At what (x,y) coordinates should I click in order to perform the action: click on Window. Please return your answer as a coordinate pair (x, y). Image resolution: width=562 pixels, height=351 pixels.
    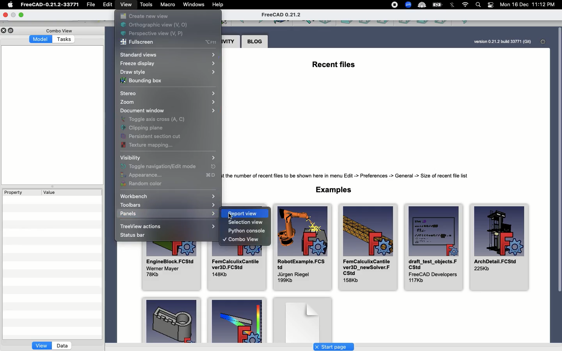
    Looking at the image, I should click on (193, 5).